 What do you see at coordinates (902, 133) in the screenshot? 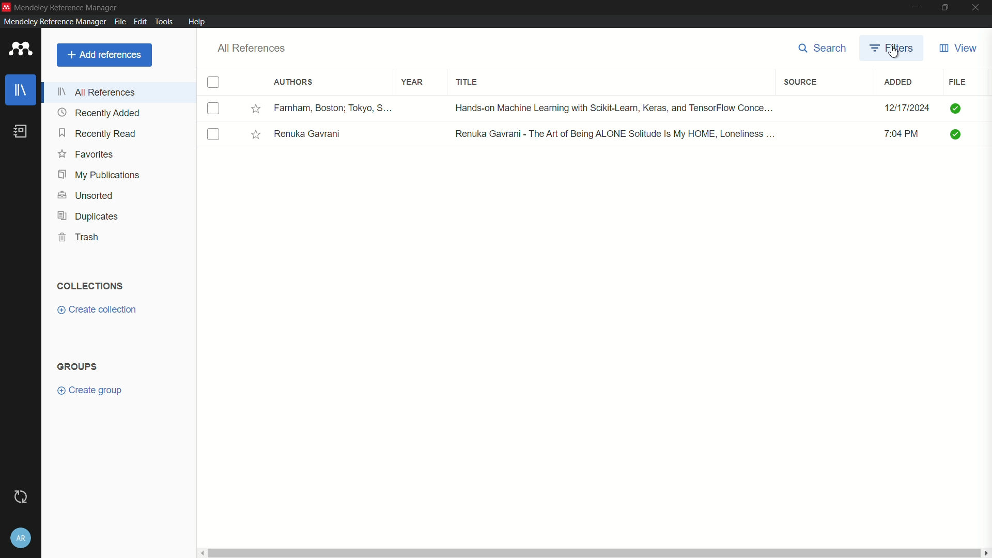
I see `7:04 PM` at bounding box center [902, 133].